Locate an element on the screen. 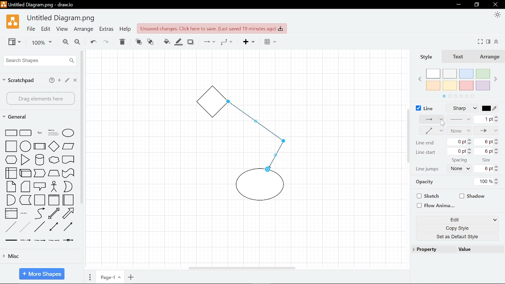 The image size is (505, 284). Decrease line jumps is located at coordinates (498, 171).